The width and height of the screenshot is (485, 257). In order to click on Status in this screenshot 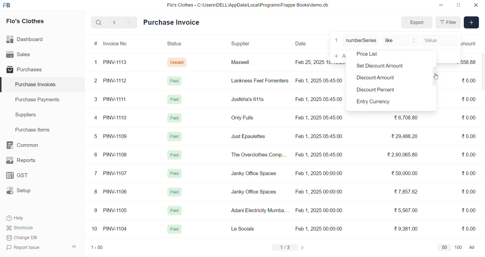, I will do `click(174, 44)`.